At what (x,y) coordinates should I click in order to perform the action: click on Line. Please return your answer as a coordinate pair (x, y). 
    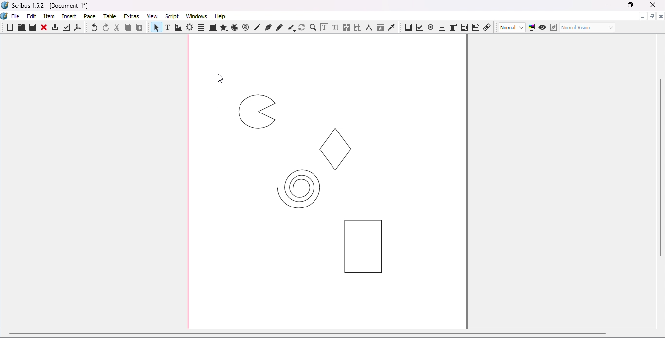
    Looking at the image, I should click on (258, 27).